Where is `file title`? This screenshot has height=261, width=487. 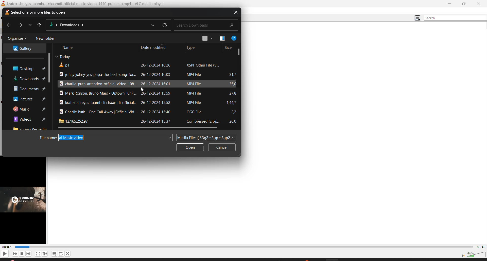
file title is located at coordinates (96, 75).